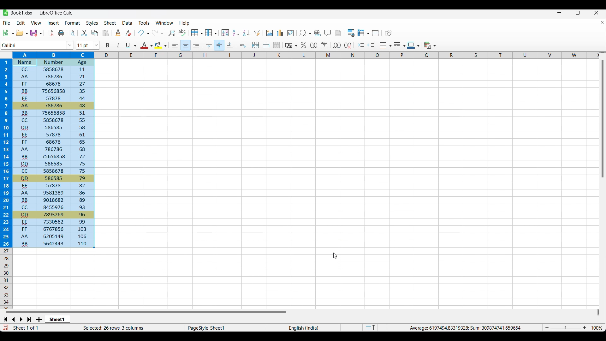 The width and height of the screenshot is (606, 341). What do you see at coordinates (370, 328) in the screenshot?
I see `Standard selection` at bounding box center [370, 328].